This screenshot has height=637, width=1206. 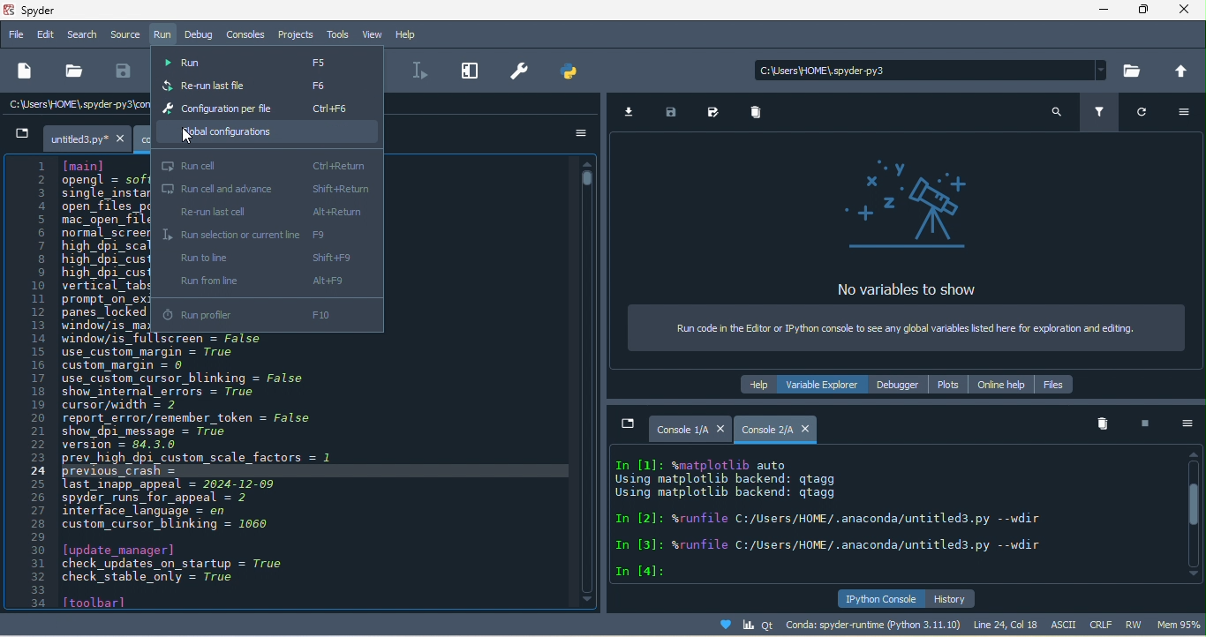 What do you see at coordinates (297, 35) in the screenshot?
I see `projects` at bounding box center [297, 35].